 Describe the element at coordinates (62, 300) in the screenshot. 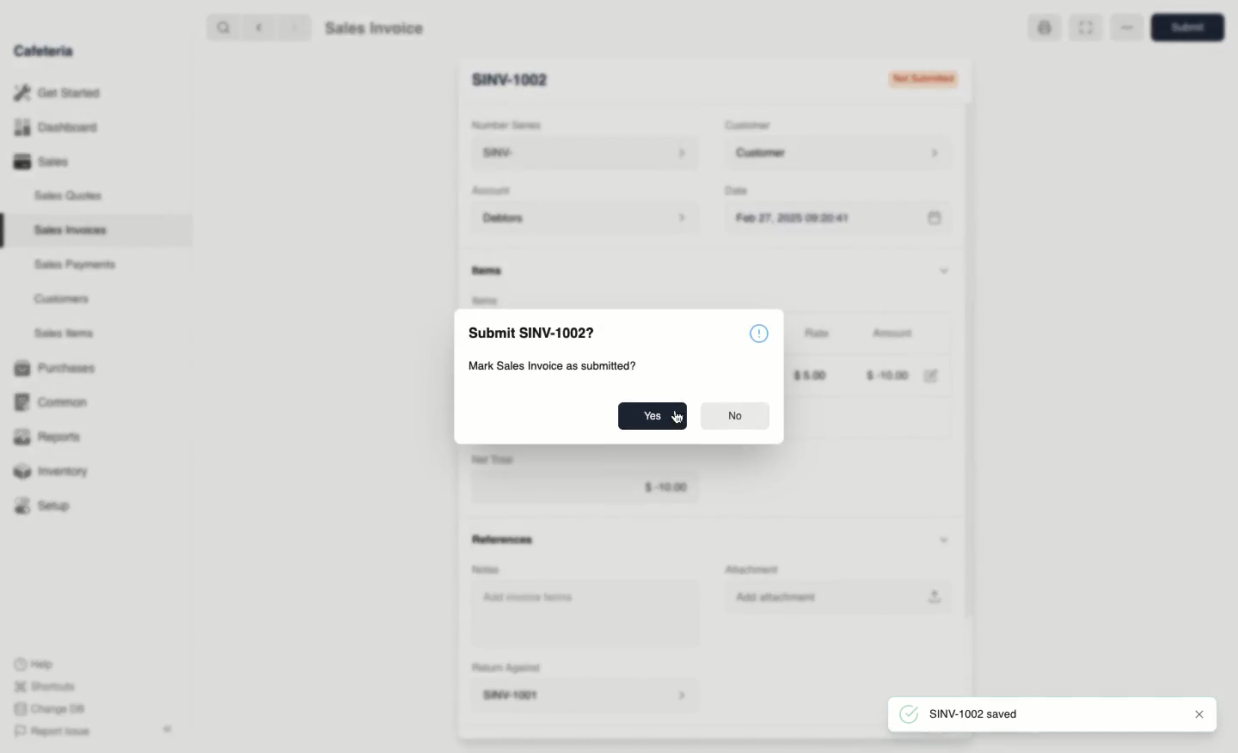

I see `Customers` at that location.